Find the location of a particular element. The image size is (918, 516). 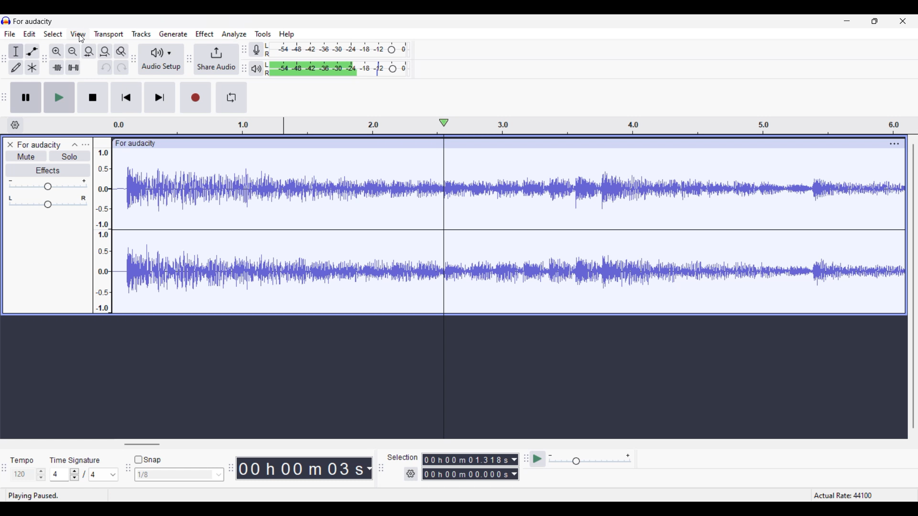

Help menu is located at coordinates (286, 34).